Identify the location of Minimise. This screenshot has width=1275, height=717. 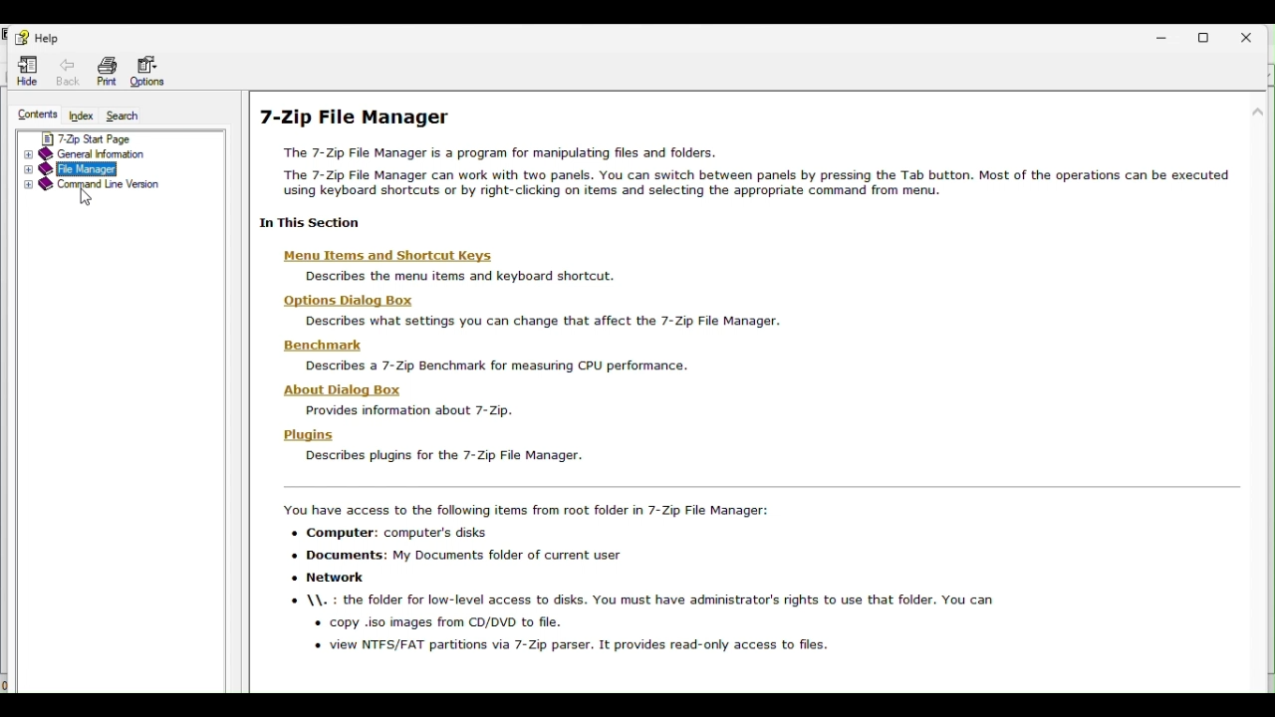
(1166, 35).